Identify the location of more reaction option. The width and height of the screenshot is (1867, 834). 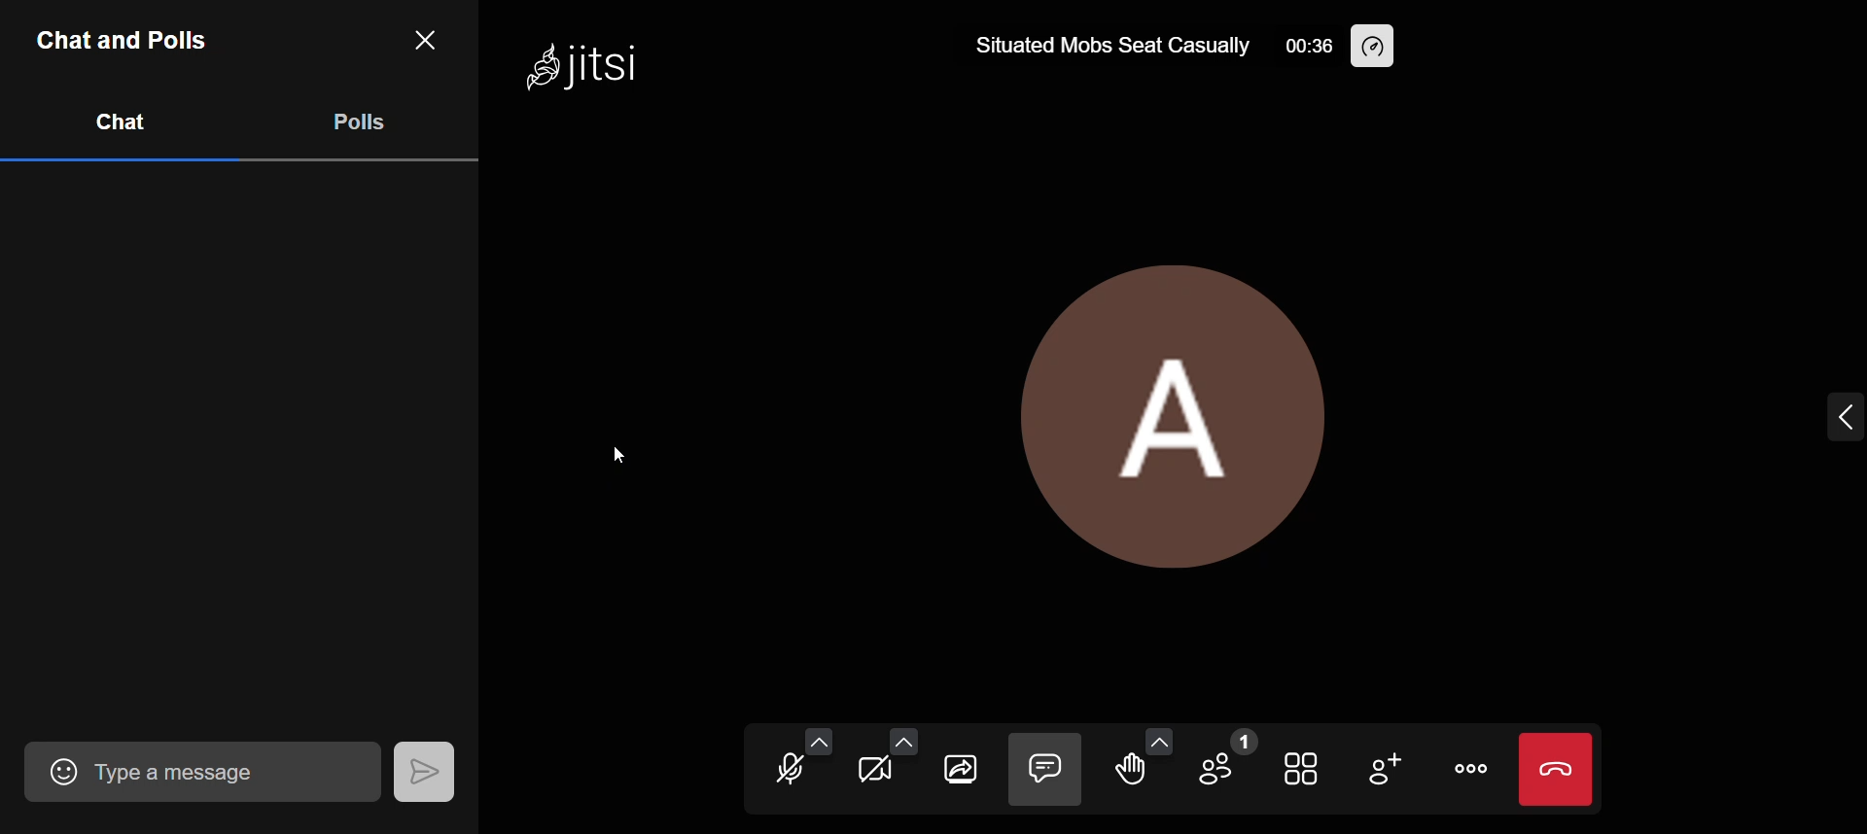
(1155, 736).